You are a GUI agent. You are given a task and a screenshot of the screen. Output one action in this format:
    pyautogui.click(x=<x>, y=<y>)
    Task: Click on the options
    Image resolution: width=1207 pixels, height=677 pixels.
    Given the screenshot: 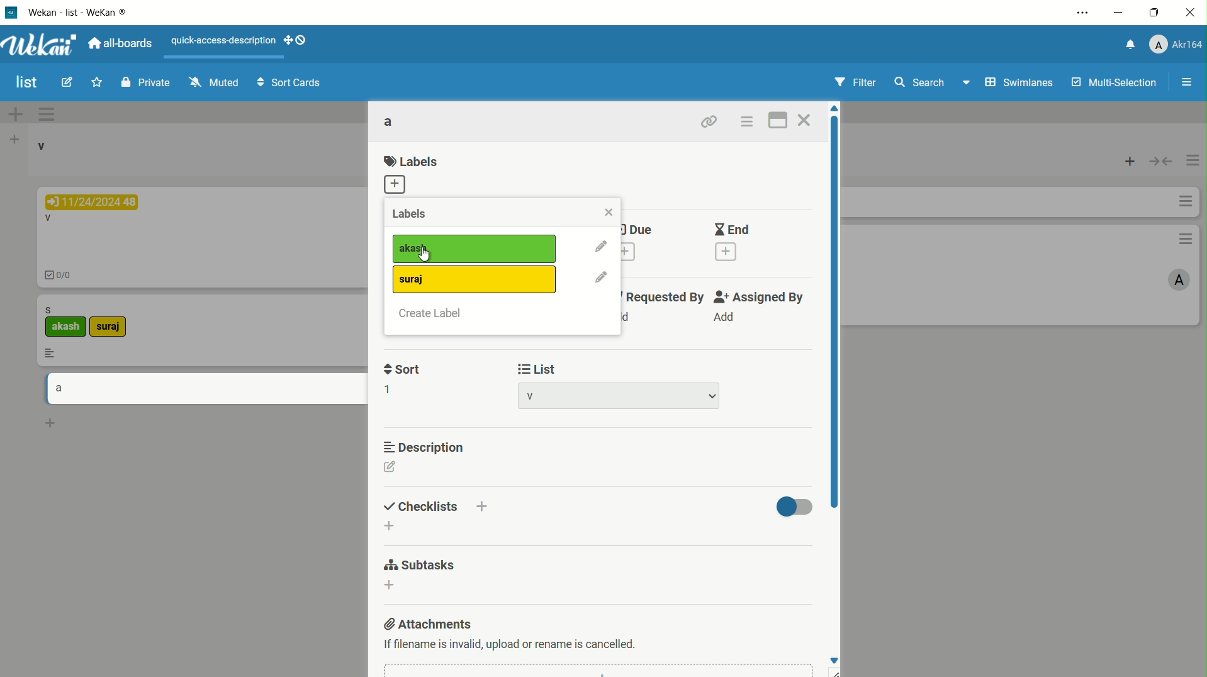 What is the action you would take?
    pyautogui.click(x=1182, y=239)
    